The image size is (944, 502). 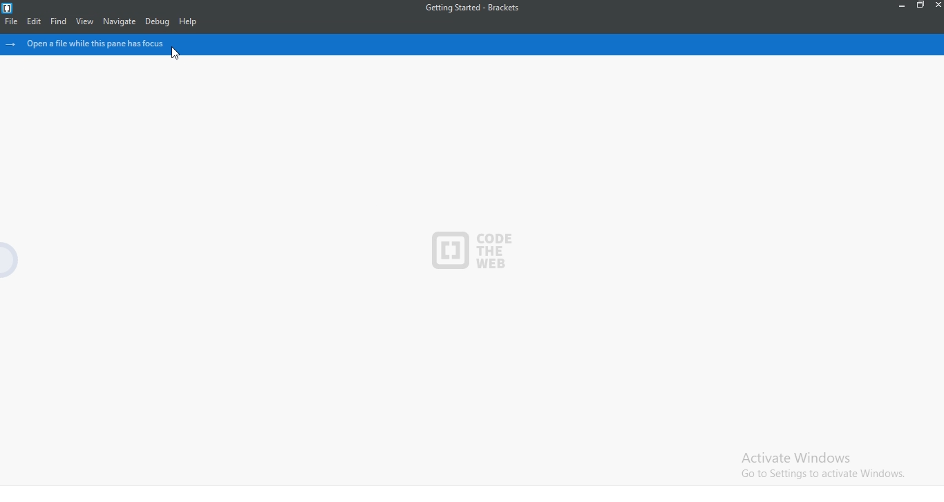 I want to click on Close, so click(x=937, y=6).